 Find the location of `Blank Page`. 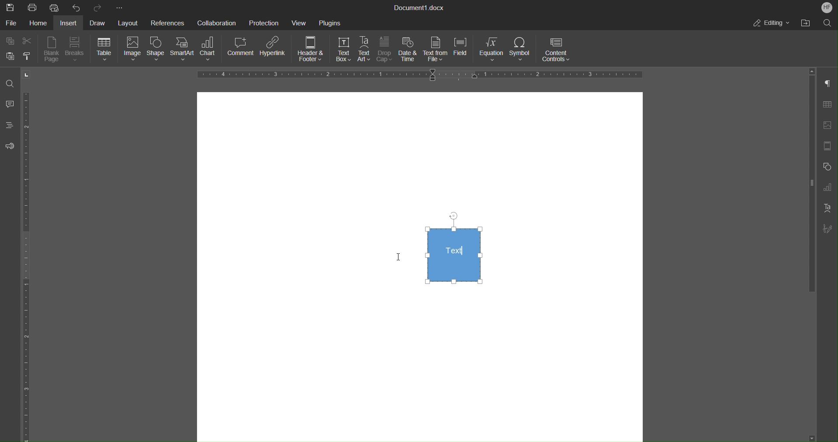

Blank Page is located at coordinates (52, 50).